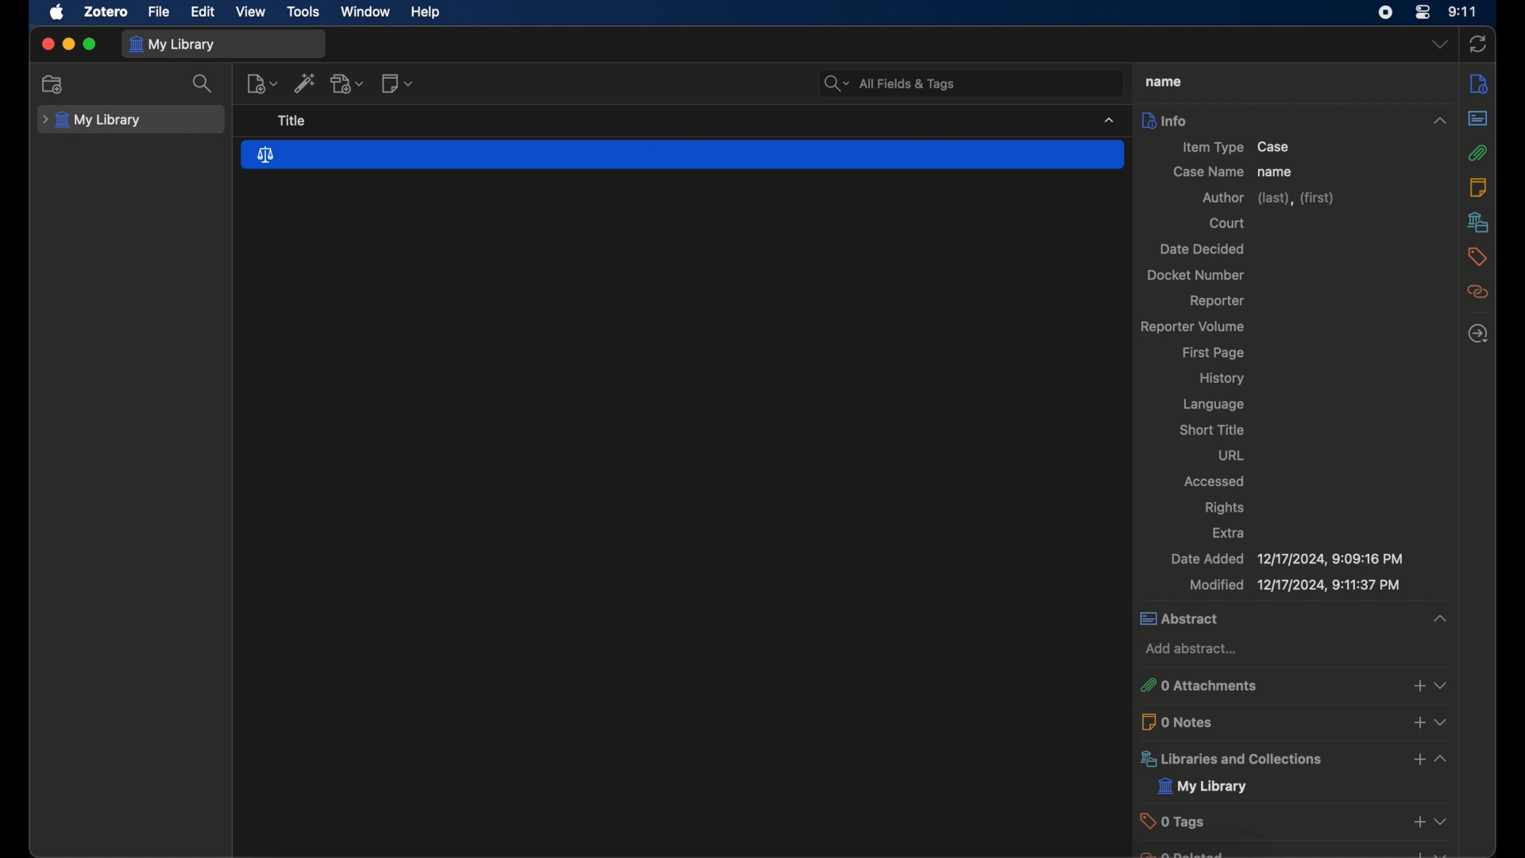  Describe the element at coordinates (1183, 81) in the screenshot. I see `case name` at that location.